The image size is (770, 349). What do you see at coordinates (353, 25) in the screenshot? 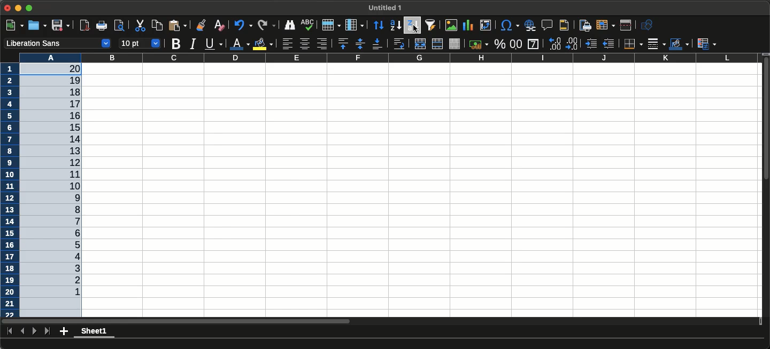
I see `Column` at bounding box center [353, 25].